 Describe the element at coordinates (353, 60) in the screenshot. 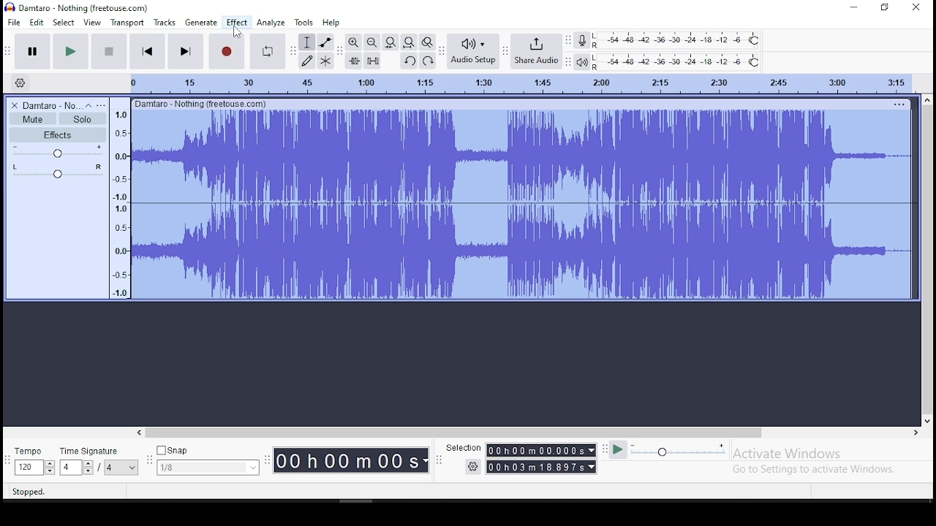

I see `trim audio outside selection` at that location.